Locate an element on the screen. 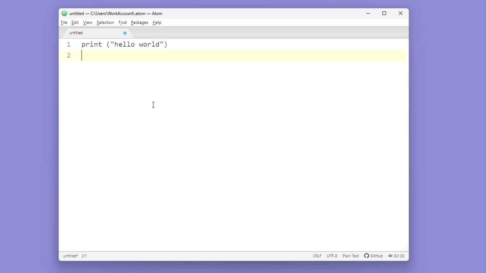  View is located at coordinates (88, 23).